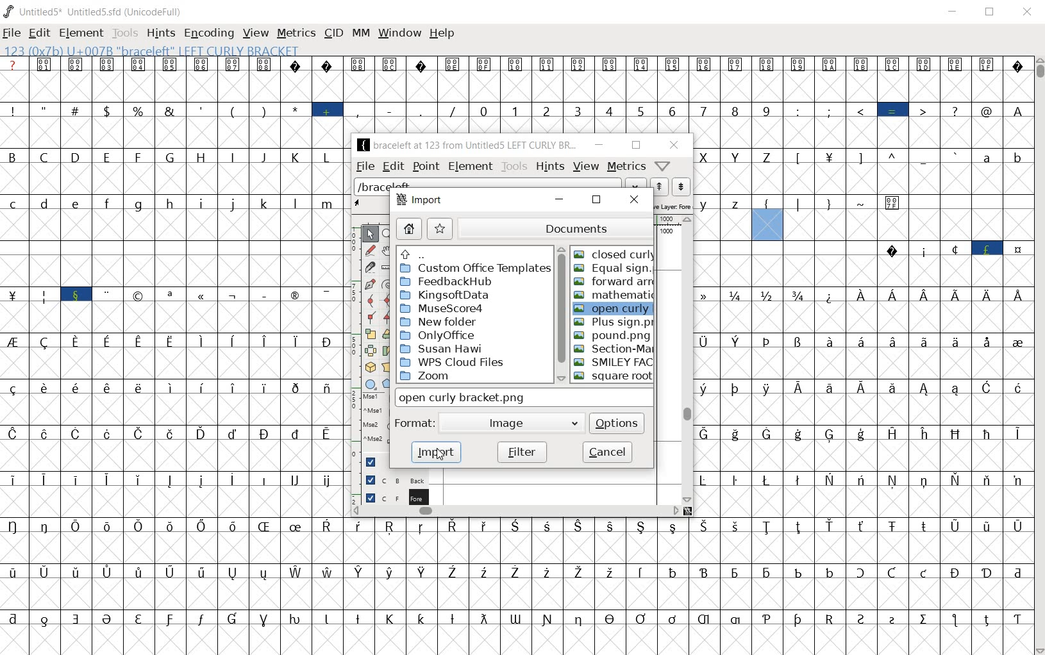 The width and height of the screenshot is (1045, 655). I want to click on WPS Cloud Files, so click(453, 361).